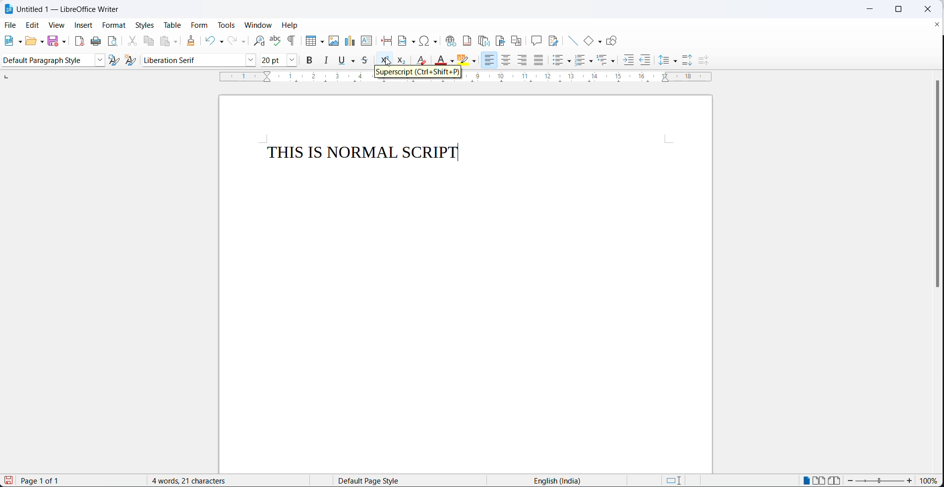 The width and height of the screenshot is (944, 487). Describe the element at coordinates (114, 41) in the screenshot. I see `print preview` at that location.